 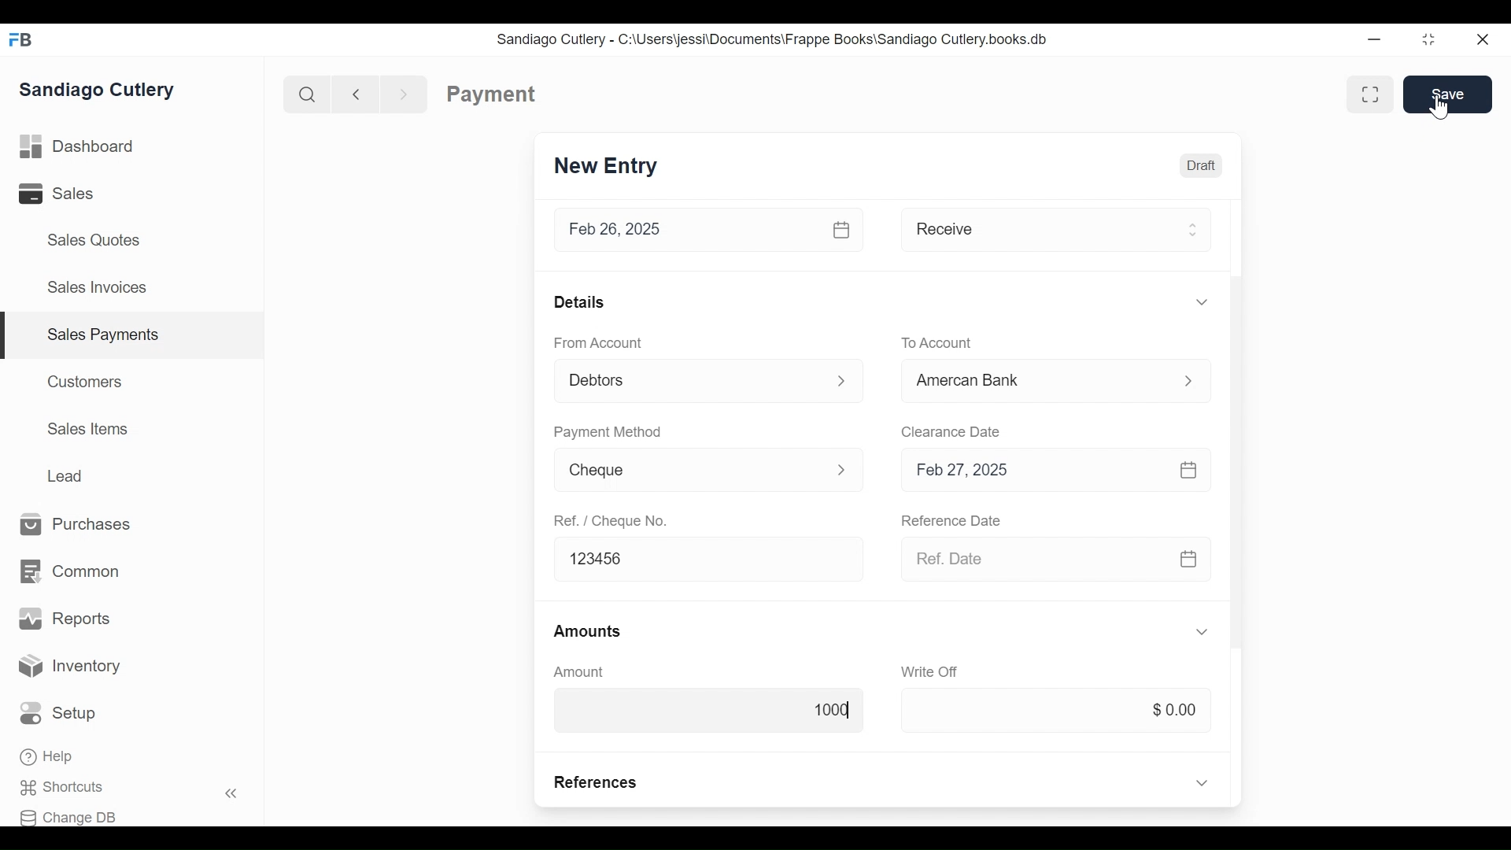 I want to click on Expand, so click(x=1188, y=380).